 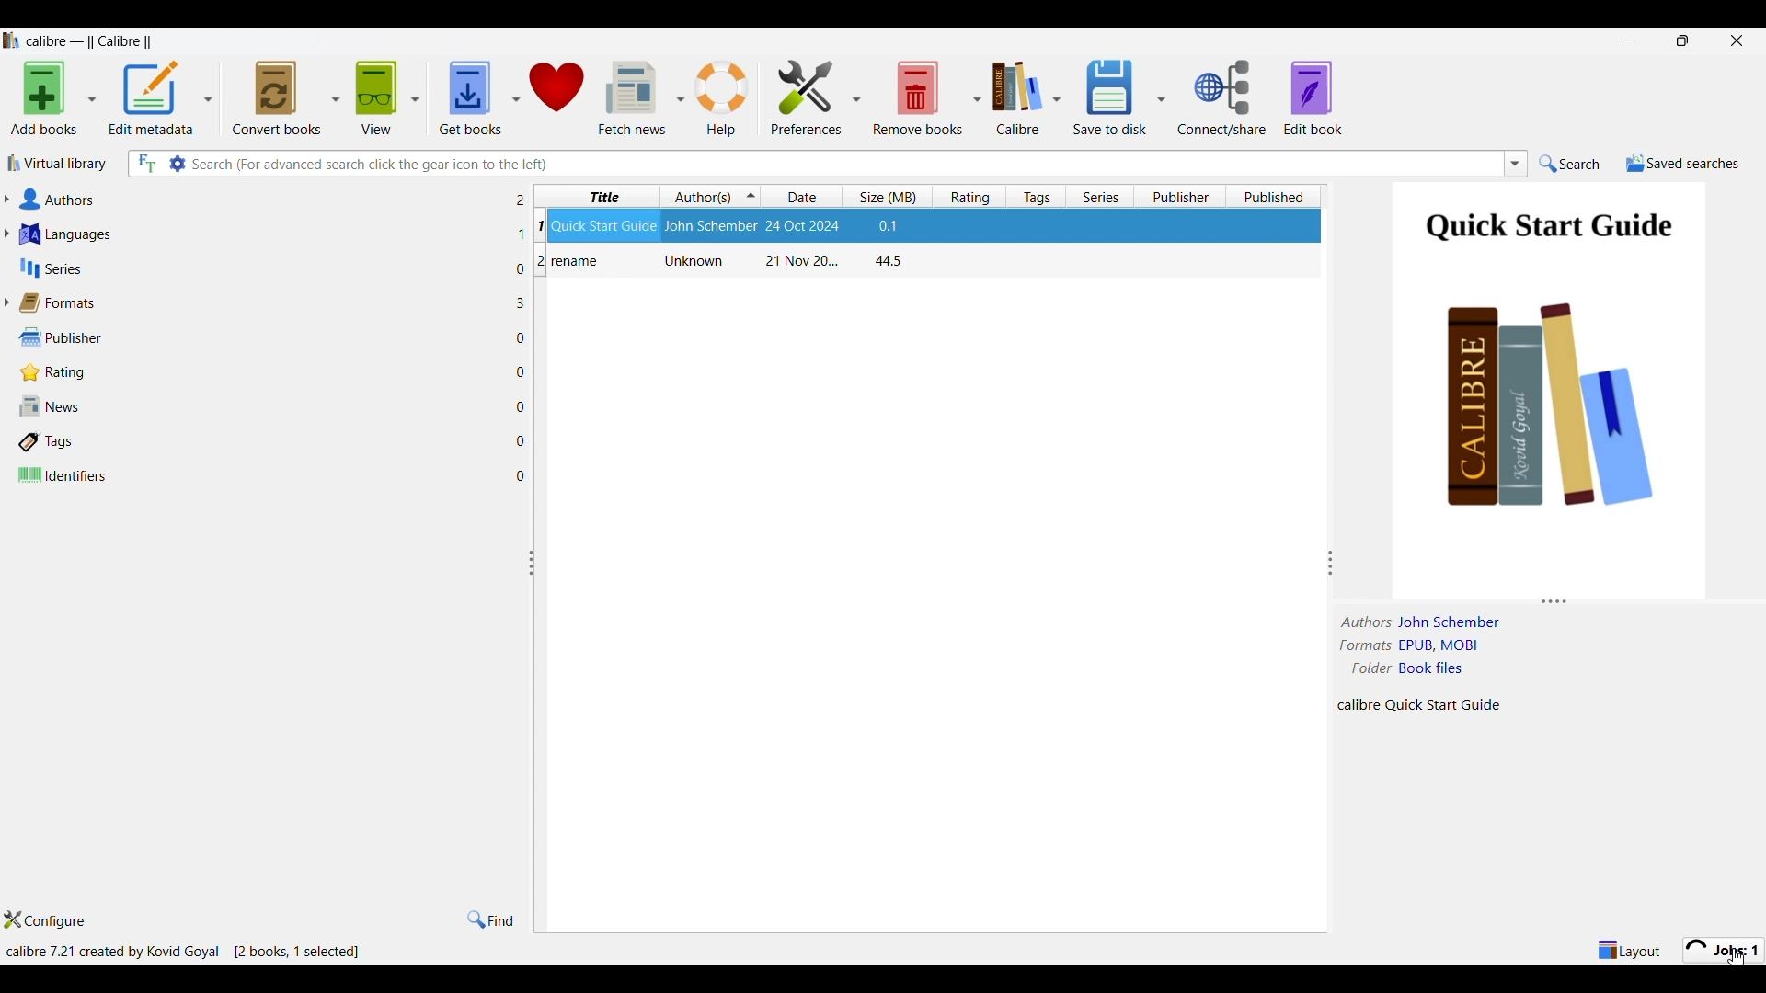 I want to click on Change width of panels attached to this line, so click(x=1330, y=530).